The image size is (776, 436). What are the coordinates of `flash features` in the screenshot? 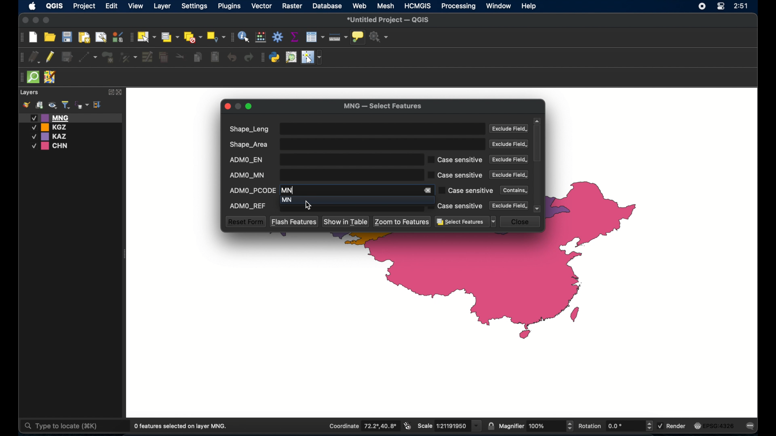 It's located at (294, 221).